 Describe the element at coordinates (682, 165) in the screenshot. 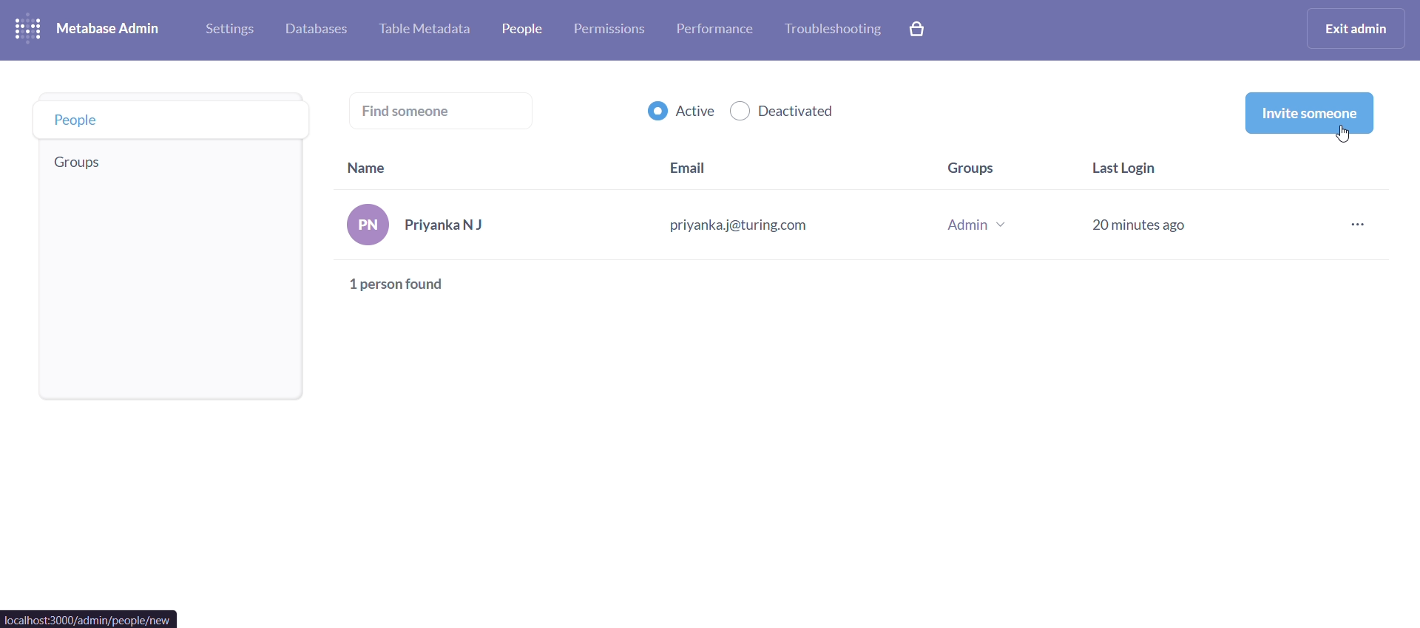

I see `email` at that location.